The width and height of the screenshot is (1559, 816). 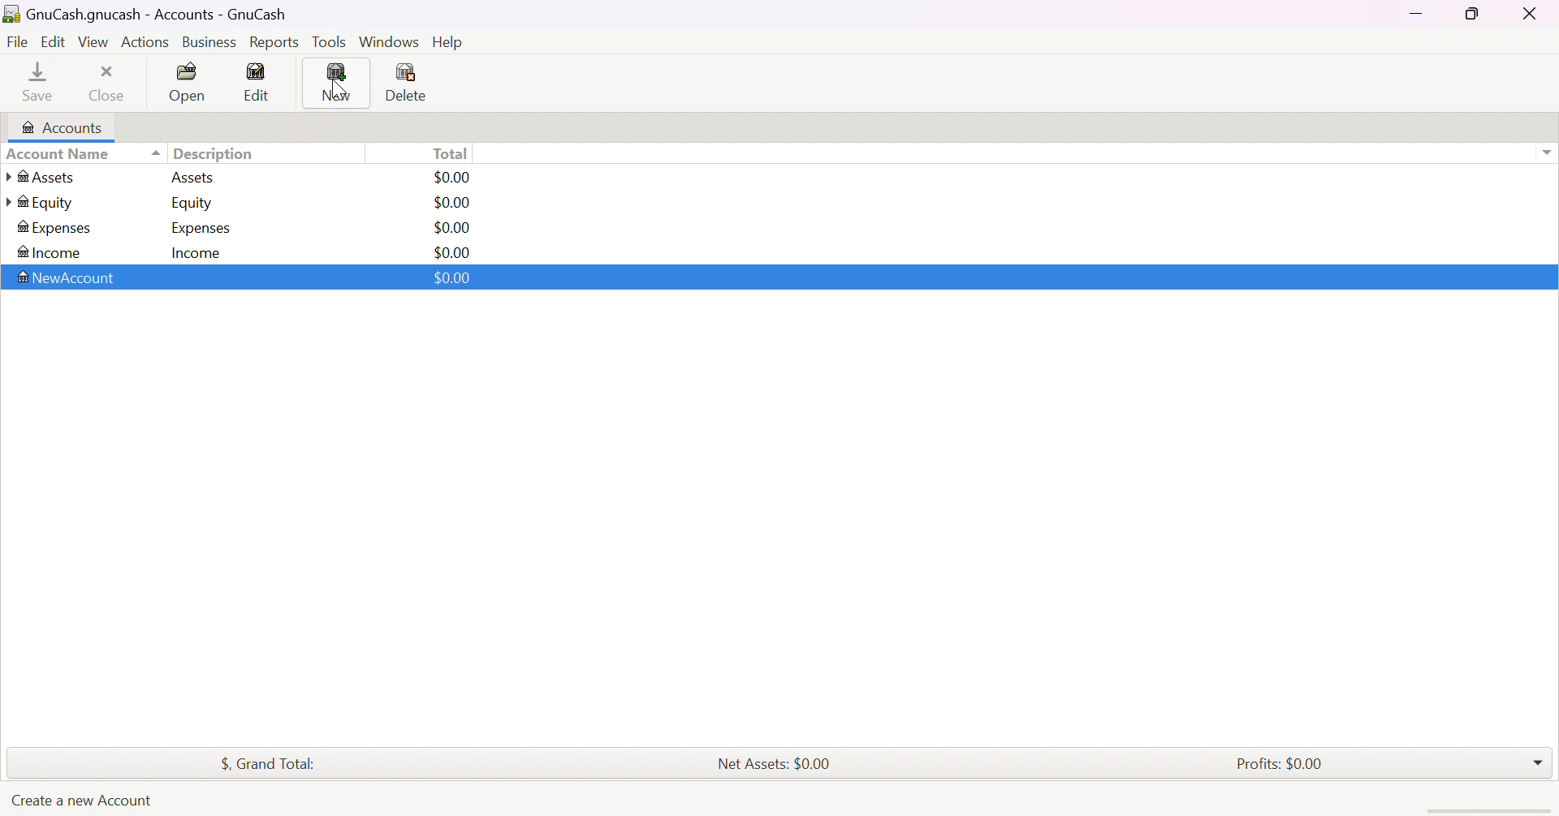 What do you see at coordinates (52, 42) in the screenshot?
I see `Edit` at bounding box center [52, 42].